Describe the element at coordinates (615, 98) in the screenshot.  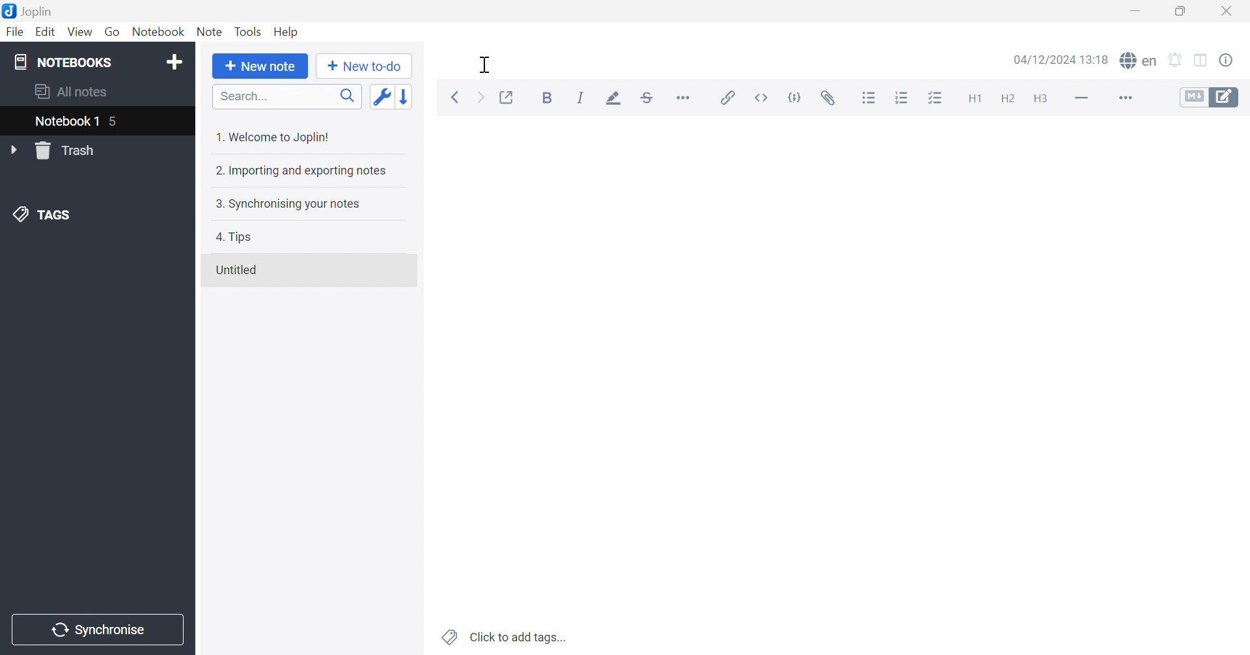
I see `Highlight` at that location.